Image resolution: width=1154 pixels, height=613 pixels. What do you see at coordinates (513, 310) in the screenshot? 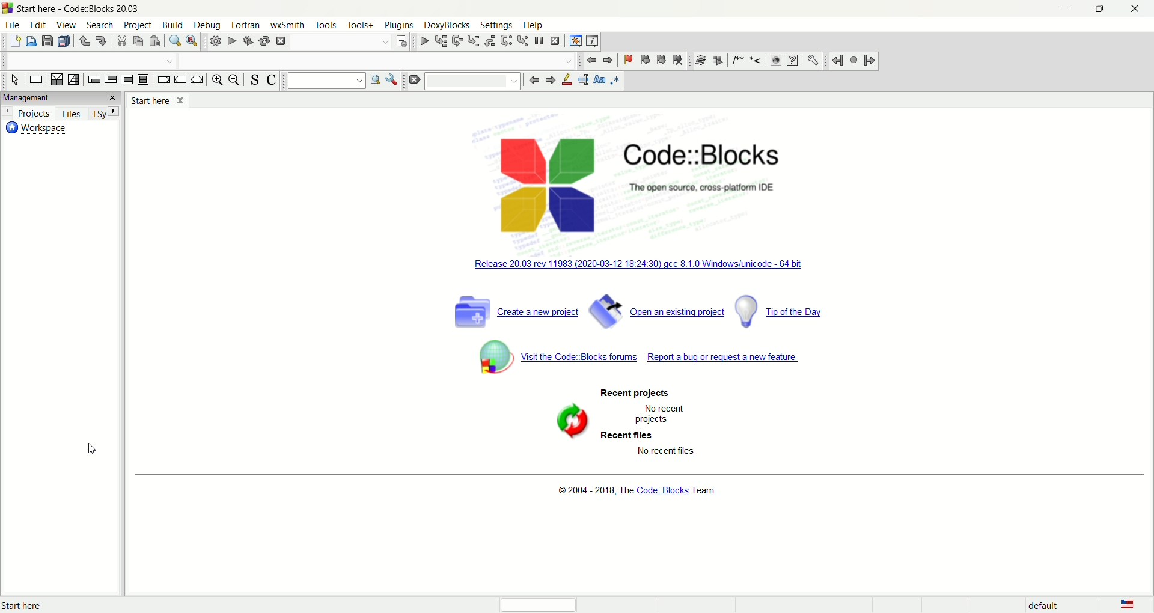
I see `create a new project` at bounding box center [513, 310].